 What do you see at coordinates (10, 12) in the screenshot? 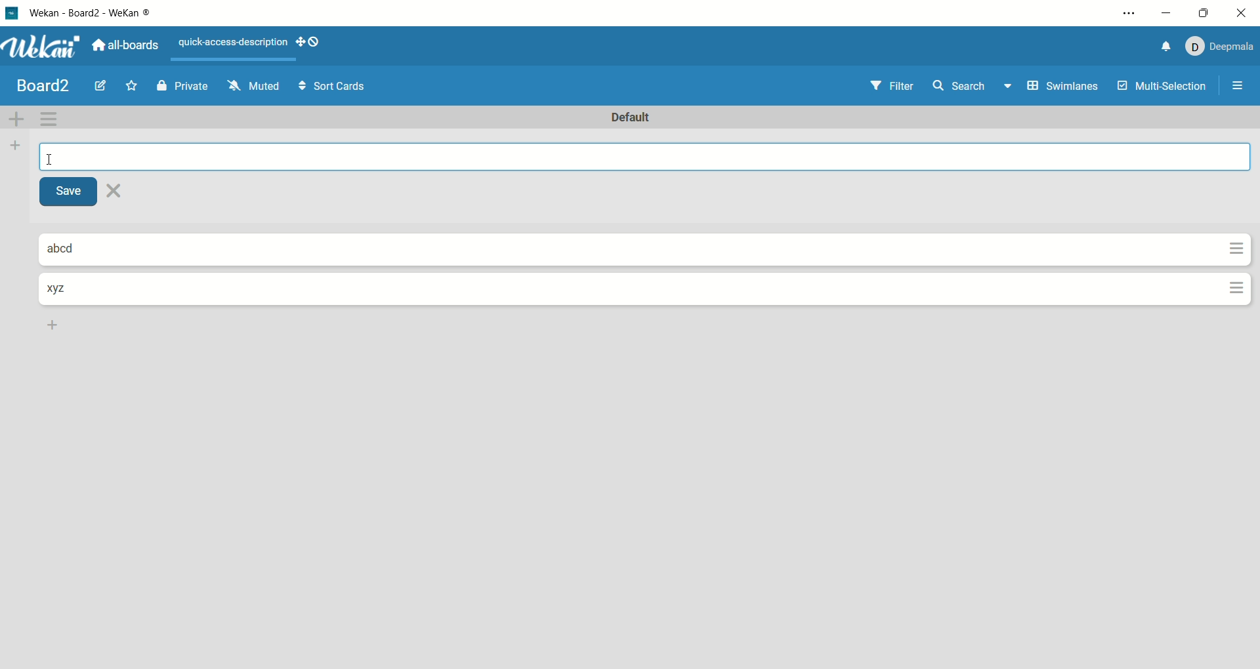
I see `logo` at bounding box center [10, 12].